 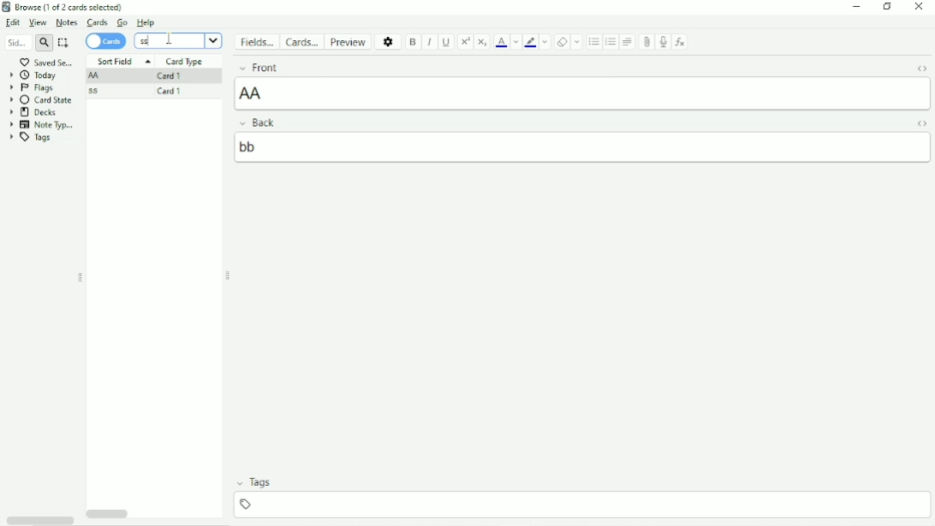 What do you see at coordinates (185, 61) in the screenshot?
I see `Card Type` at bounding box center [185, 61].